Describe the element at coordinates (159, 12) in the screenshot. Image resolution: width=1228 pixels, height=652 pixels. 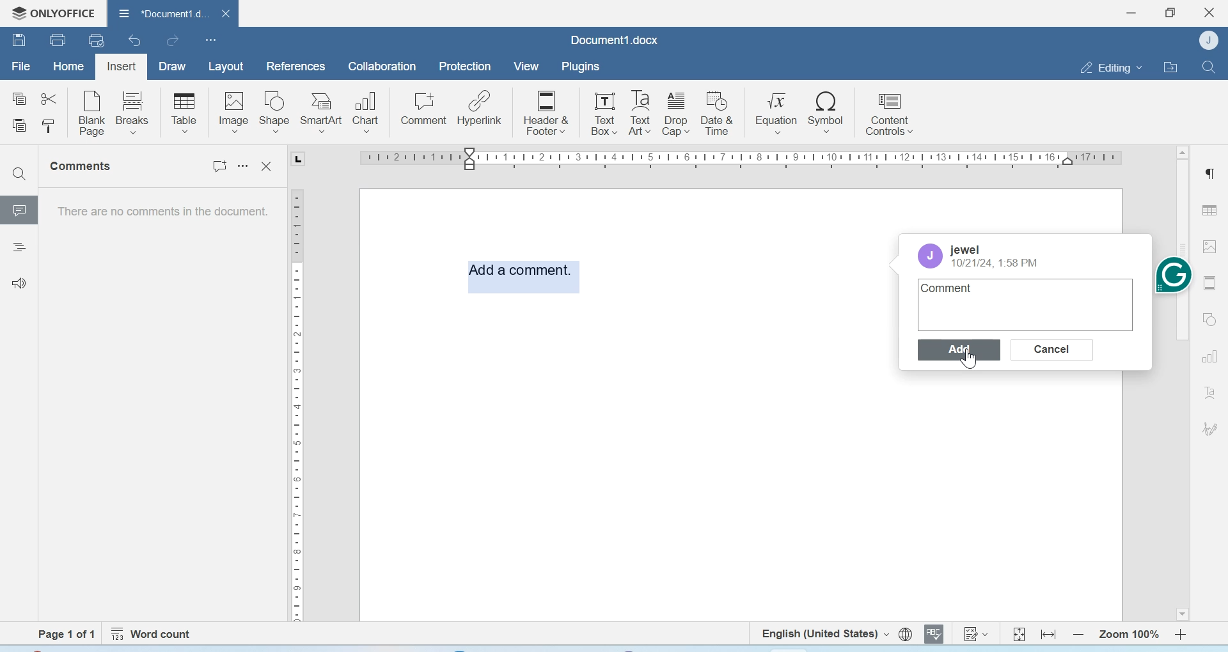
I see `Document1.docx` at that location.